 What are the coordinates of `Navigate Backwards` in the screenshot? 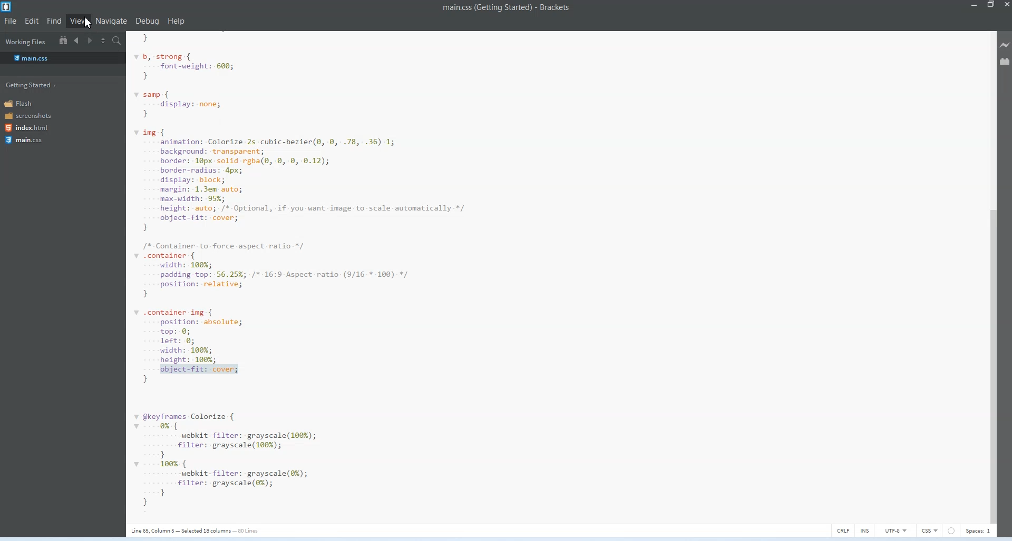 It's located at (76, 41).